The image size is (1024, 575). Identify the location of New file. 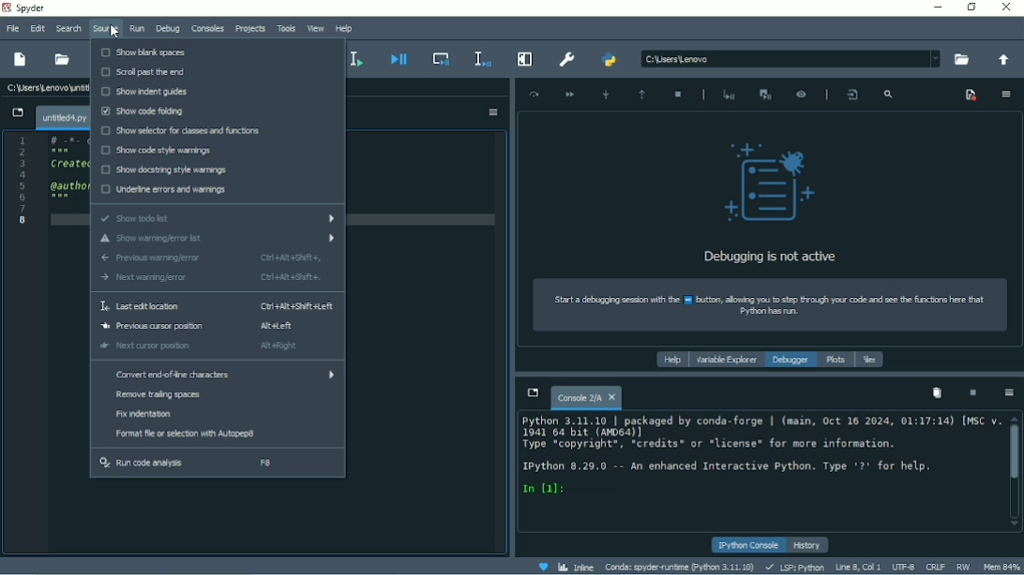
(21, 60).